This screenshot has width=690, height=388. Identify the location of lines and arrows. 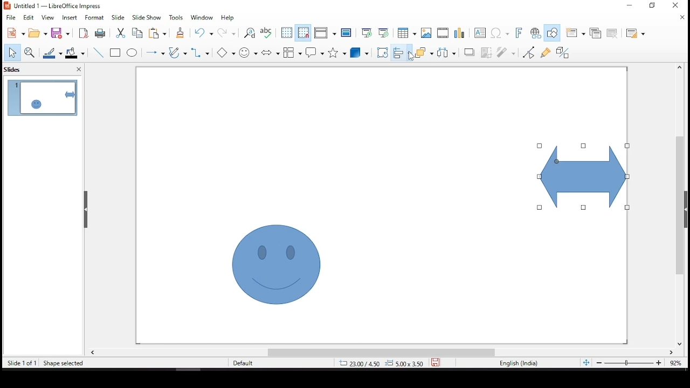
(155, 52).